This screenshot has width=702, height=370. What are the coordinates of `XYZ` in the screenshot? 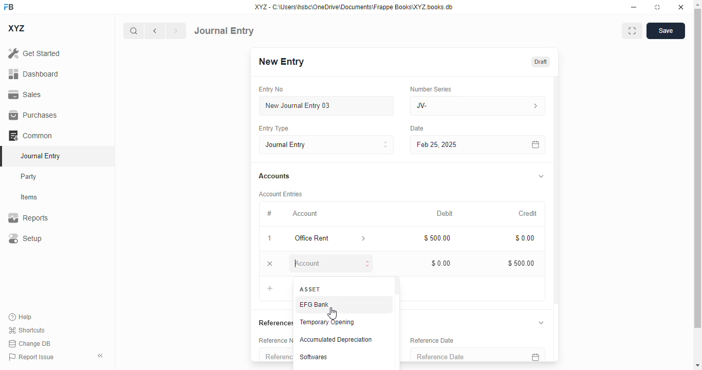 It's located at (17, 28).